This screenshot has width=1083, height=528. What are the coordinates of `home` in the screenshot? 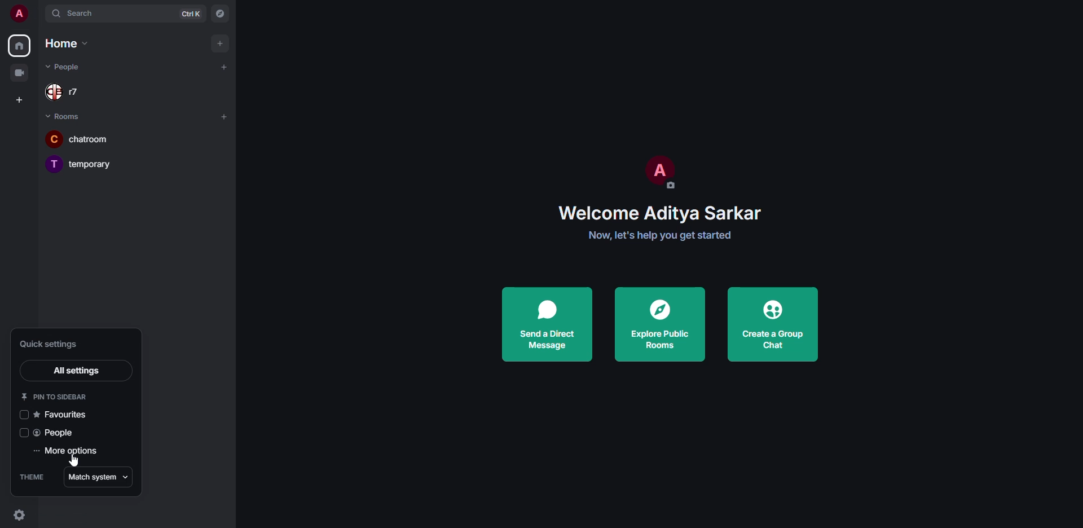 It's located at (21, 46).